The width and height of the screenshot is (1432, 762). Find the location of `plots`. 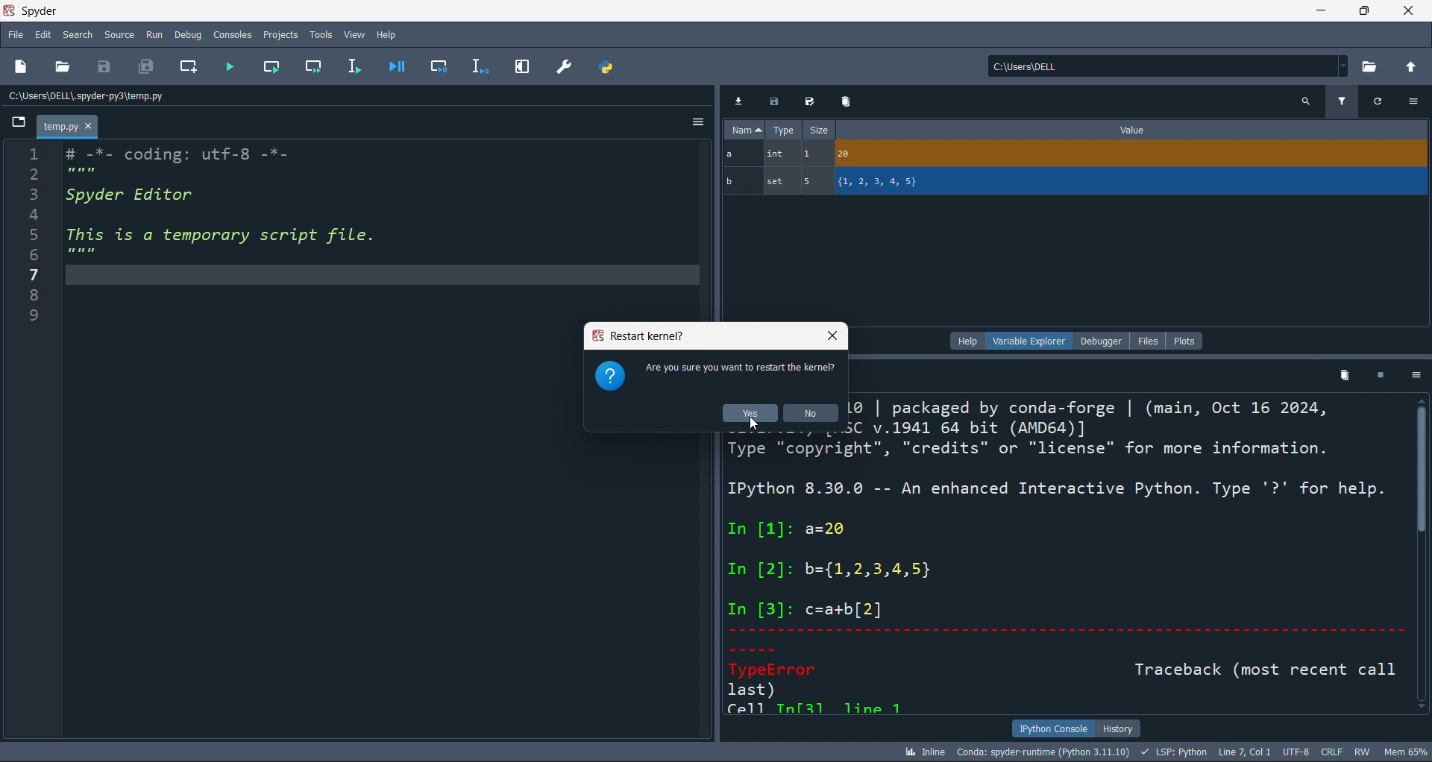

plots is located at coordinates (1189, 341).